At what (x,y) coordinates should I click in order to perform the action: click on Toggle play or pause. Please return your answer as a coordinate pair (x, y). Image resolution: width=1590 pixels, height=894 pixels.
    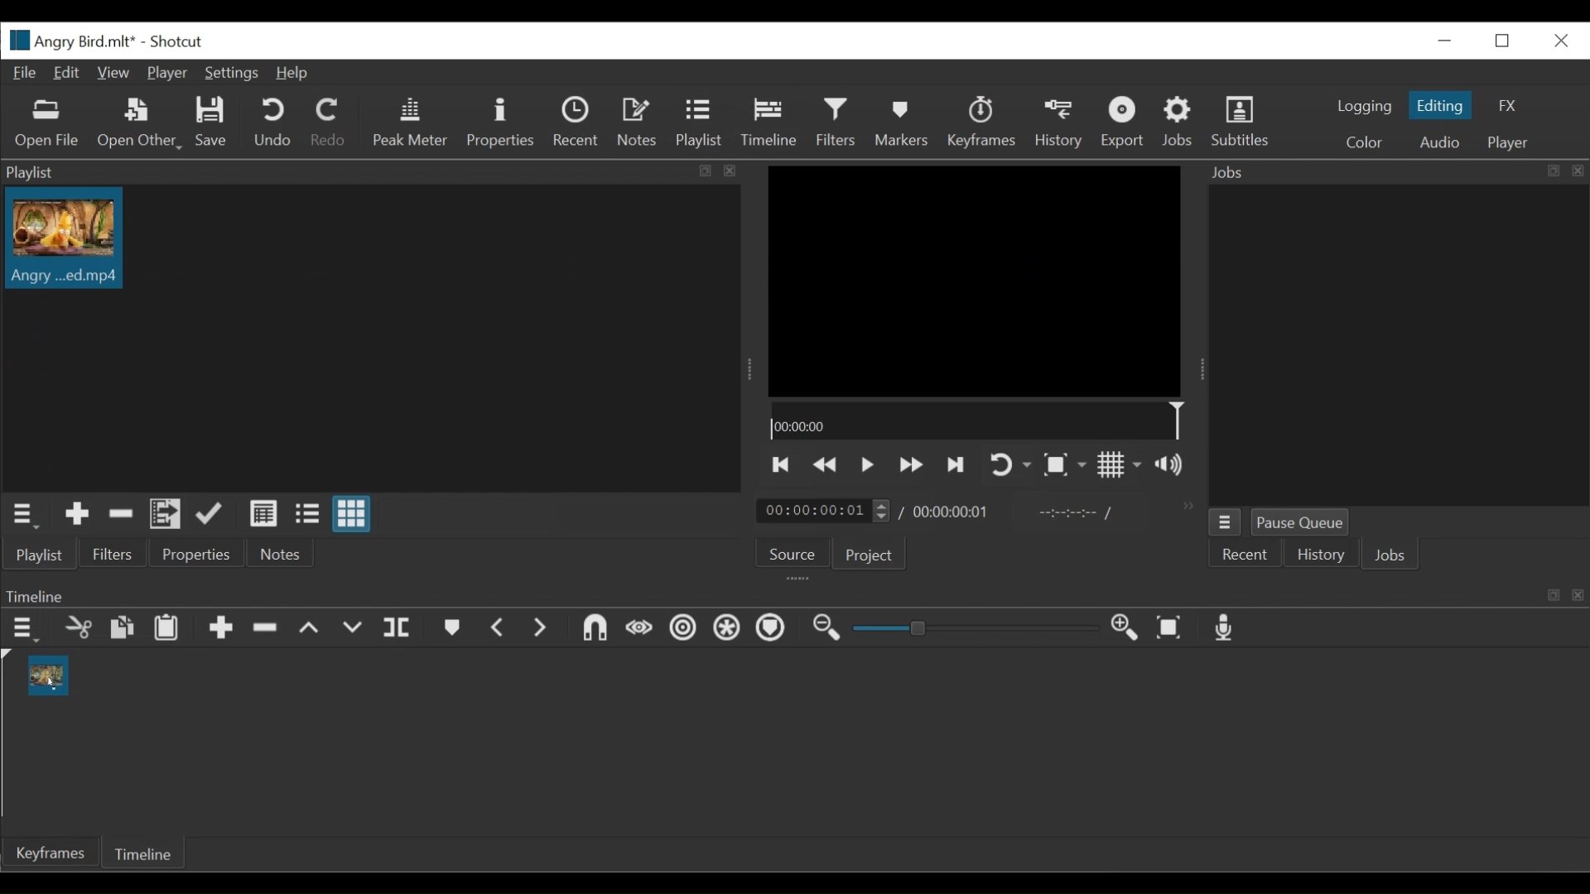
    Looking at the image, I should click on (866, 464).